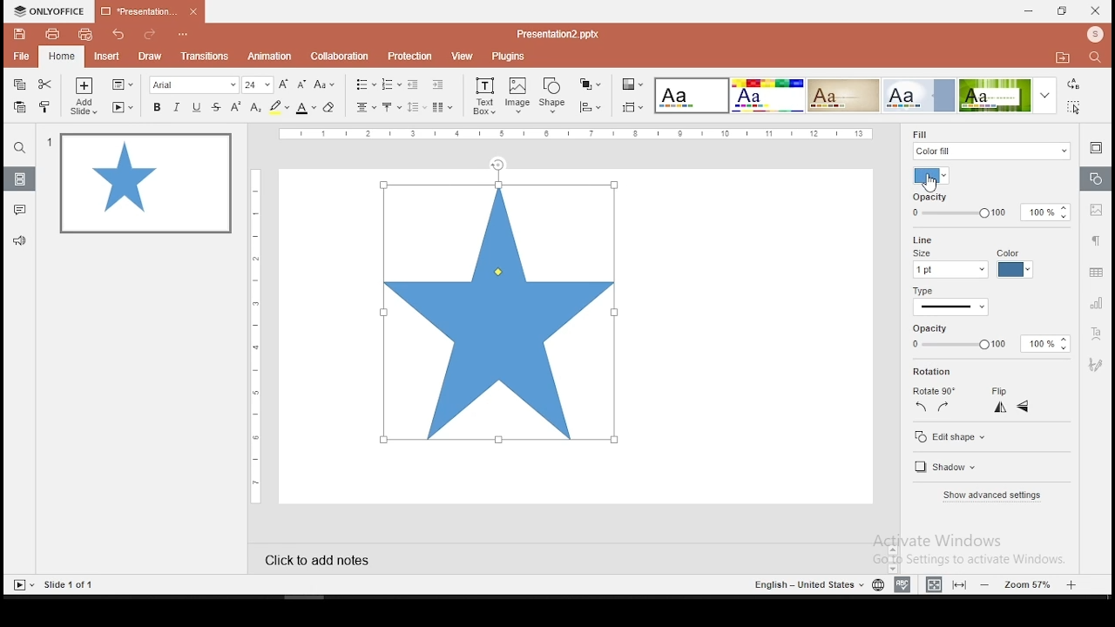 This screenshot has height=627, width=1115. What do you see at coordinates (339, 56) in the screenshot?
I see `collaboration` at bounding box center [339, 56].